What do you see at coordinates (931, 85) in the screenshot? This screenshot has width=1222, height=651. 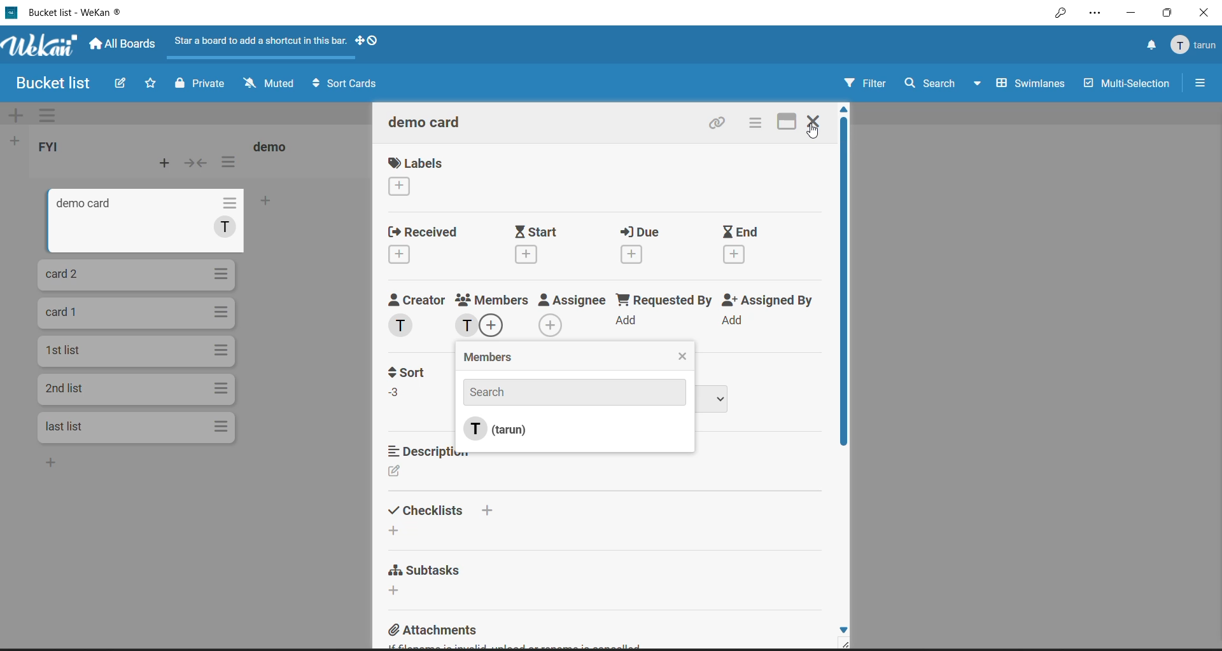 I see `search` at bounding box center [931, 85].